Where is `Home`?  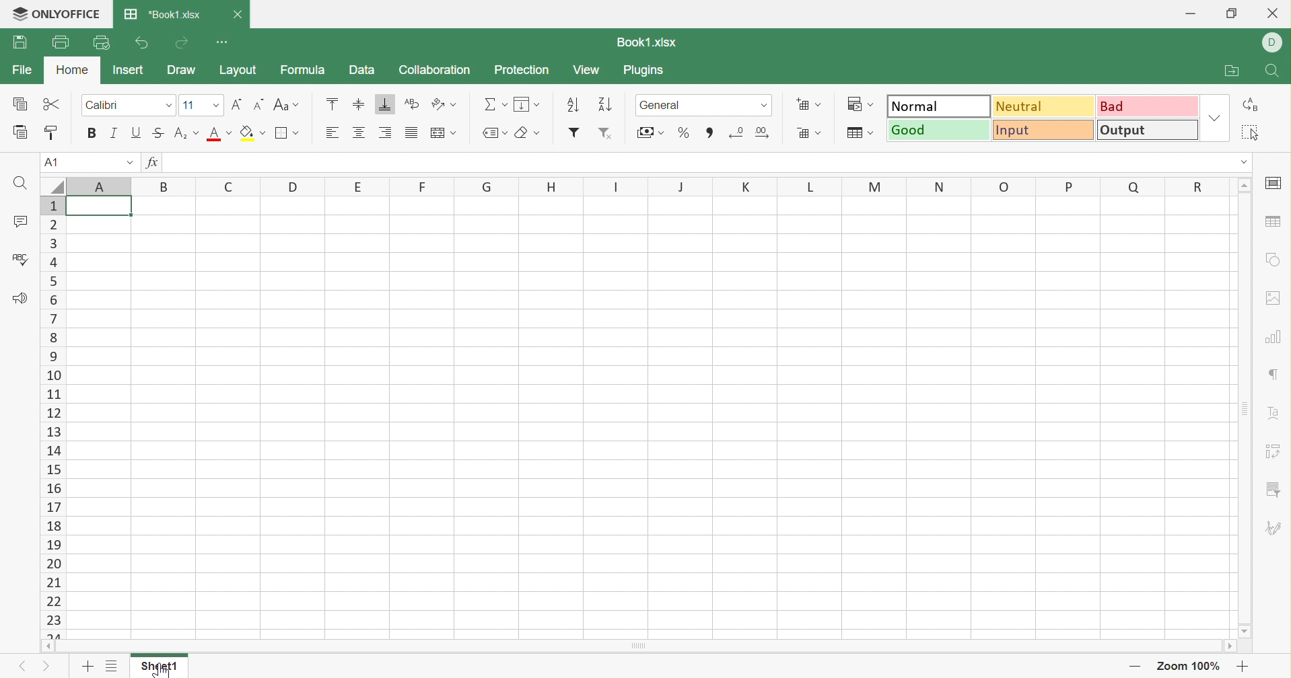
Home is located at coordinates (72, 71).